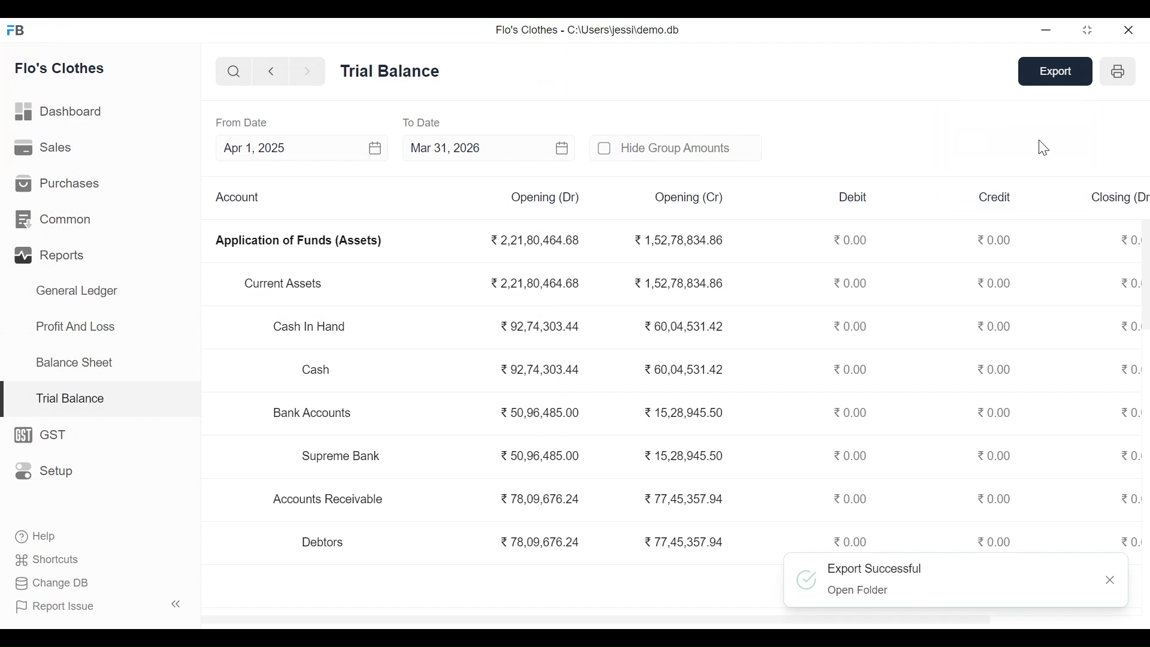  What do you see at coordinates (490, 148) in the screenshot?
I see `Mar 31, 2026` at bounding box center [490, 148].